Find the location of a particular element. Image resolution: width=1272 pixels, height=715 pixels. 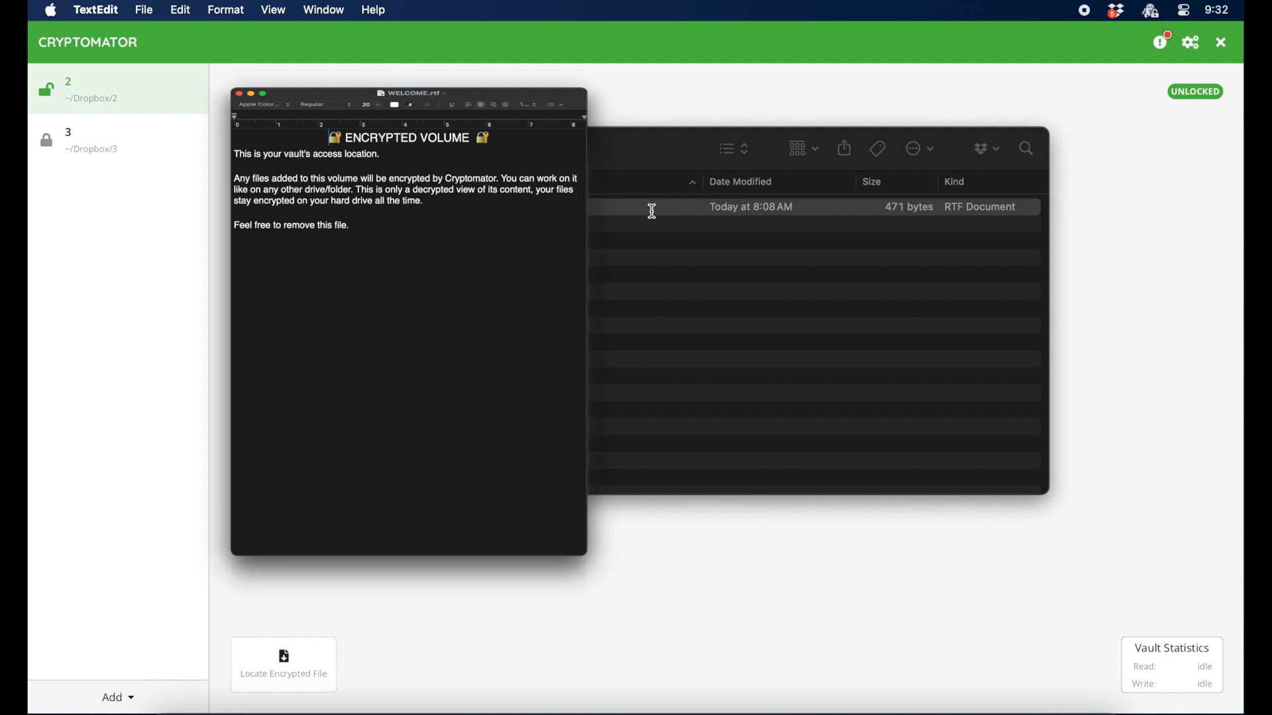

lock icon is located at coordinates (44, 140).